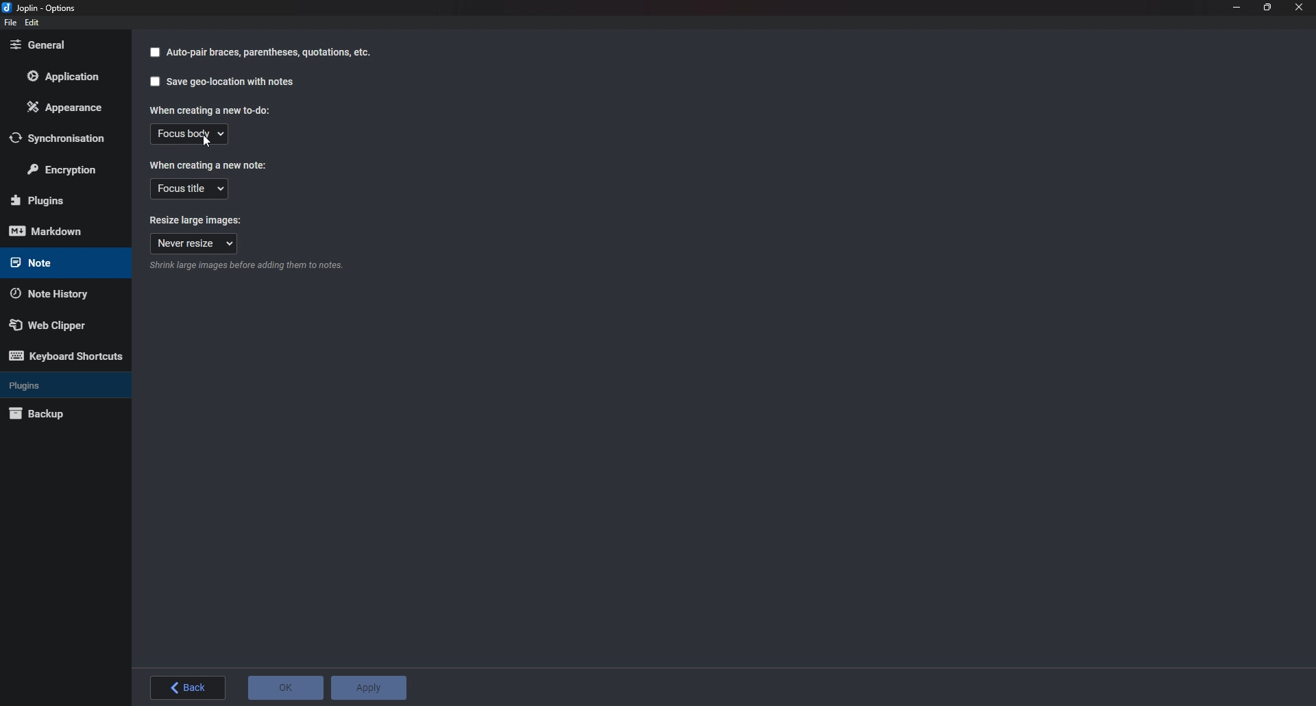  I want to click on Plugins, so click(62, 200).